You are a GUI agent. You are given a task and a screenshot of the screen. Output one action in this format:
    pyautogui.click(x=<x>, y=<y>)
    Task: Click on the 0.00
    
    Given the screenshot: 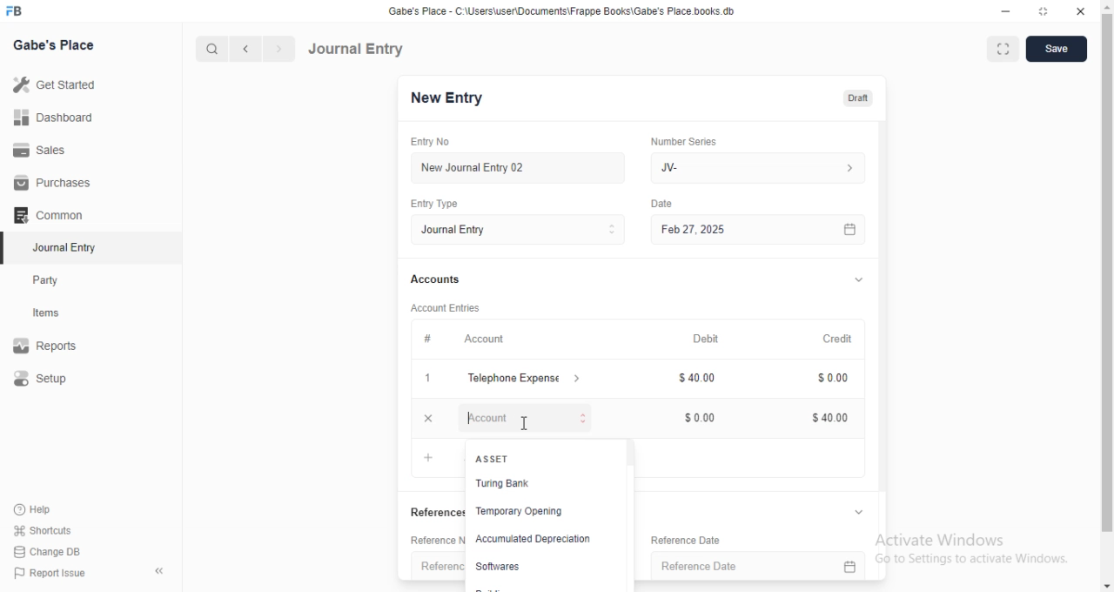 What is the action you would take?
    pyautogui.click(x=702, y=418)
    